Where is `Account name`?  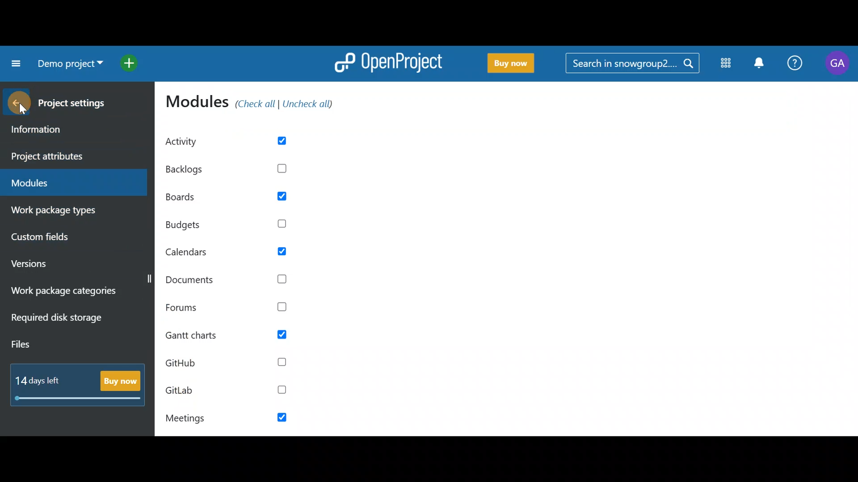
Account name is located at coordinates (836, 65).